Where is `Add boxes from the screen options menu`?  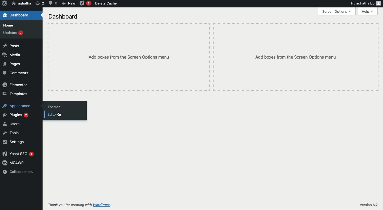
Add boxes from the screen options menu is located at coordinates (296, 57).